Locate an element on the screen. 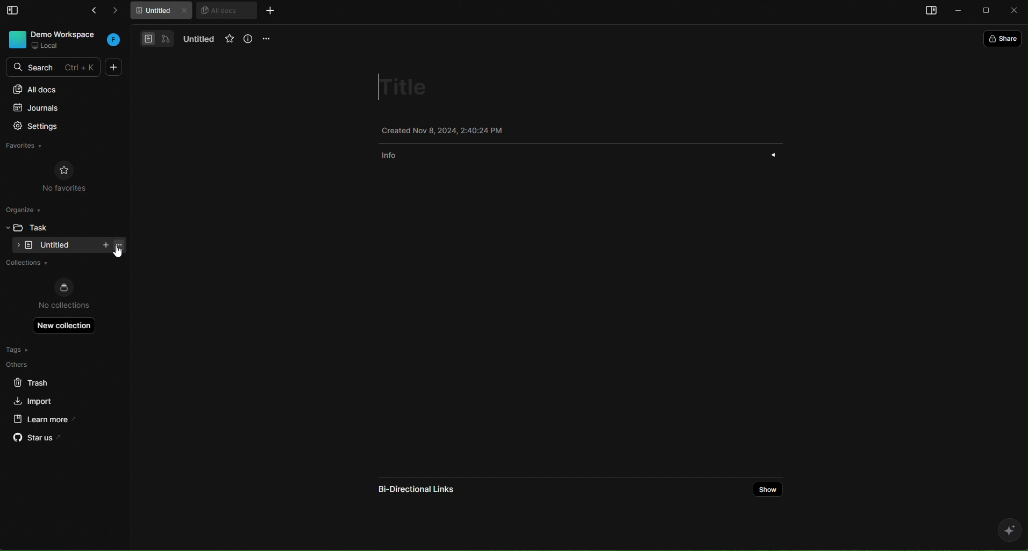 The height and width of the screenshot is (551, 1028). Created Nov 8, 2024, 2:38:38 PM is located at coordinates (445, 129).